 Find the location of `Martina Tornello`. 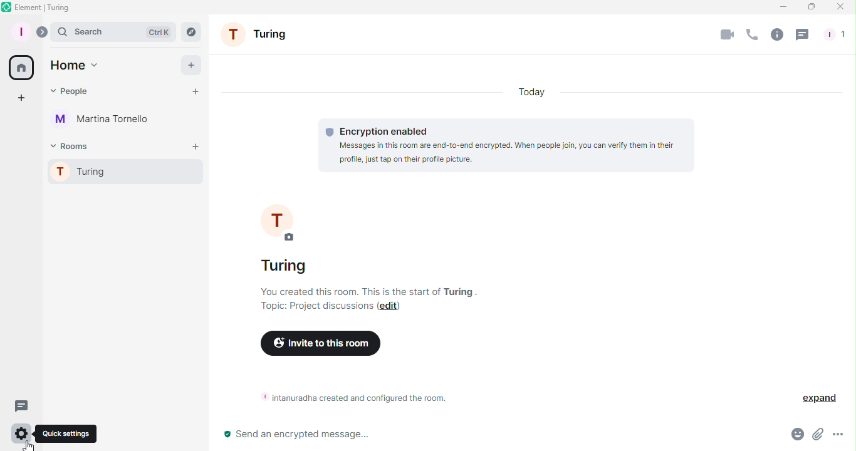

Martina Tornello is located at coordinates (101, 120).